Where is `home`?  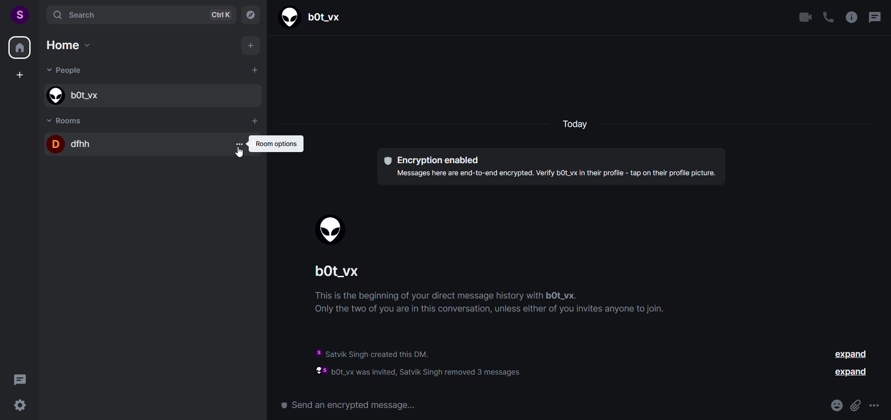
home is located at coordinates (19, 49).